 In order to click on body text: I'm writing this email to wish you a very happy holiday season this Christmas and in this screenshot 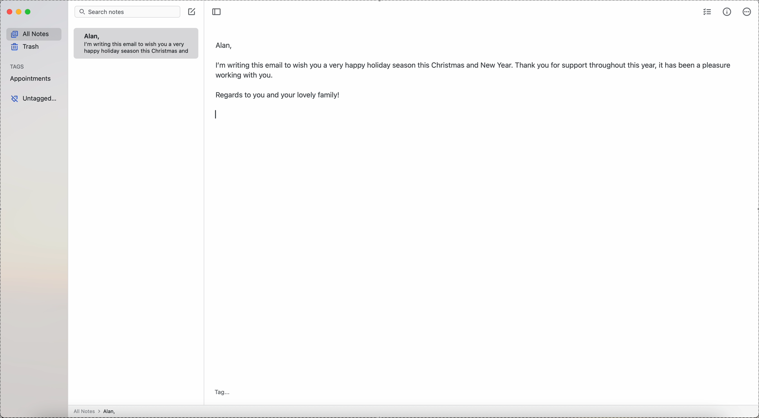, I will do `click(138, 49)`.